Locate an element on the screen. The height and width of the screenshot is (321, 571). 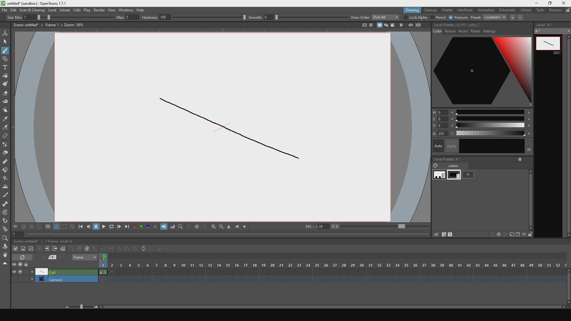
mapping point is located at coordinates (6, 213).